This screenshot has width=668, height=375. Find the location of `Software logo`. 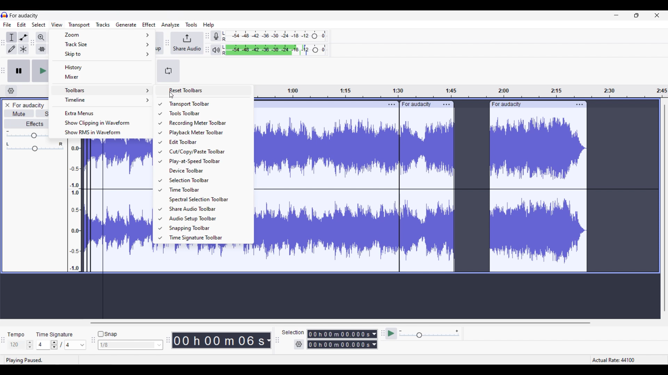

Software logo is located at coordinates (5, 15).